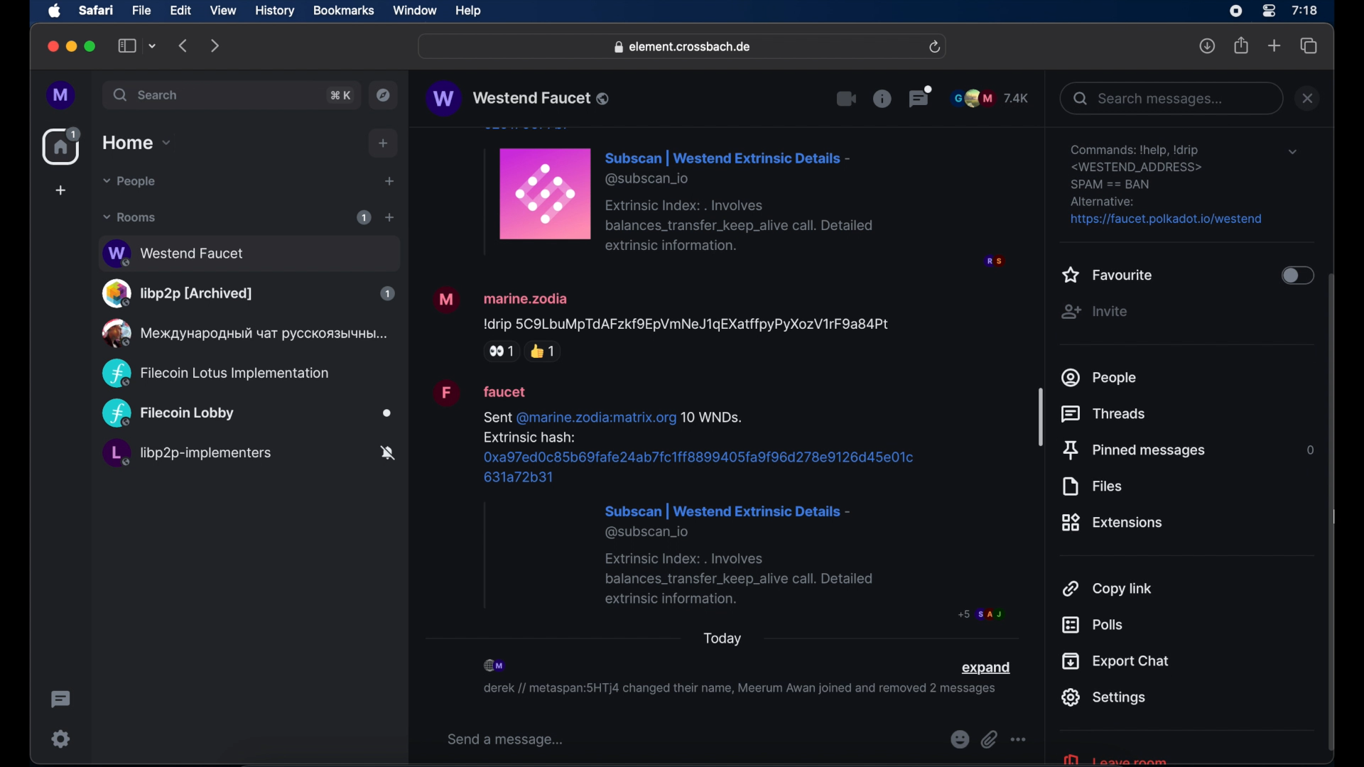 Image resolution: width=1364 pixels, height=767 pixels. I want to click on close, so click(51, 47).